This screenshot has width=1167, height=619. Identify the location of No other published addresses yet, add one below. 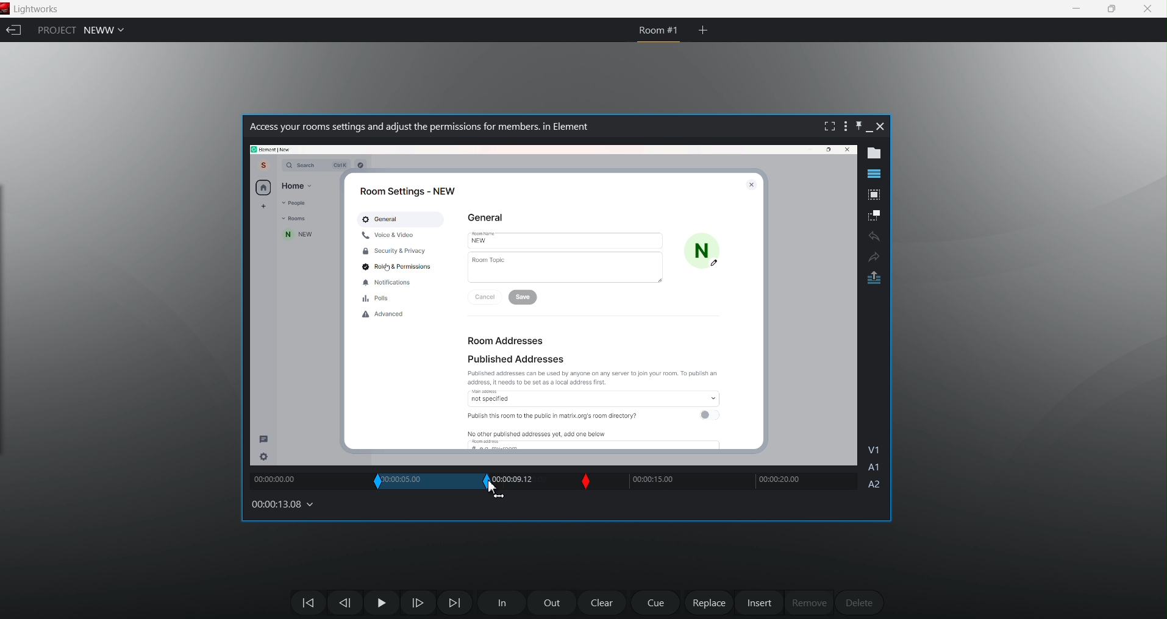
(538, 435).